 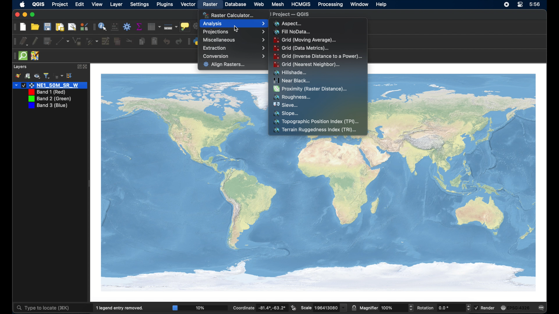 I want to click on scale, so click(x=320, y=307).